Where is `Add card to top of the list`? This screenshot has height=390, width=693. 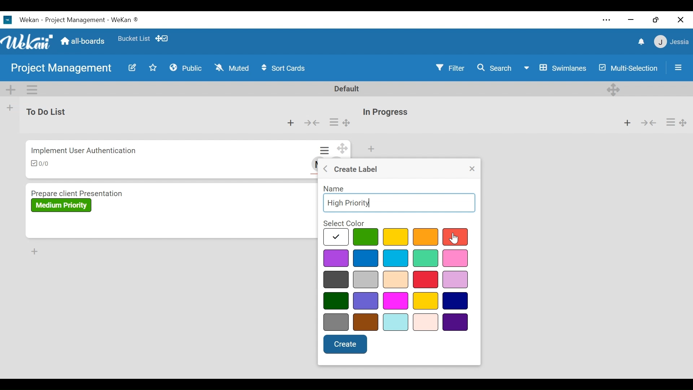 Add card to top of the list is located at coordinates (627, 122).